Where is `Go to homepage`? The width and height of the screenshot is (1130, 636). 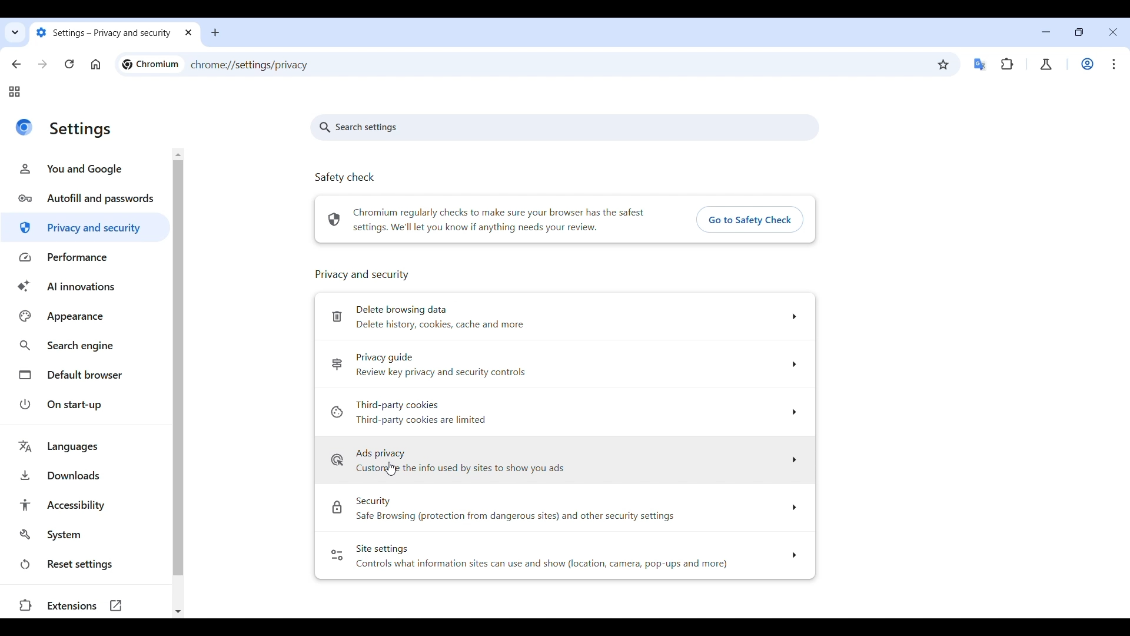
Go to homepage is located at coordinates (96, 64).